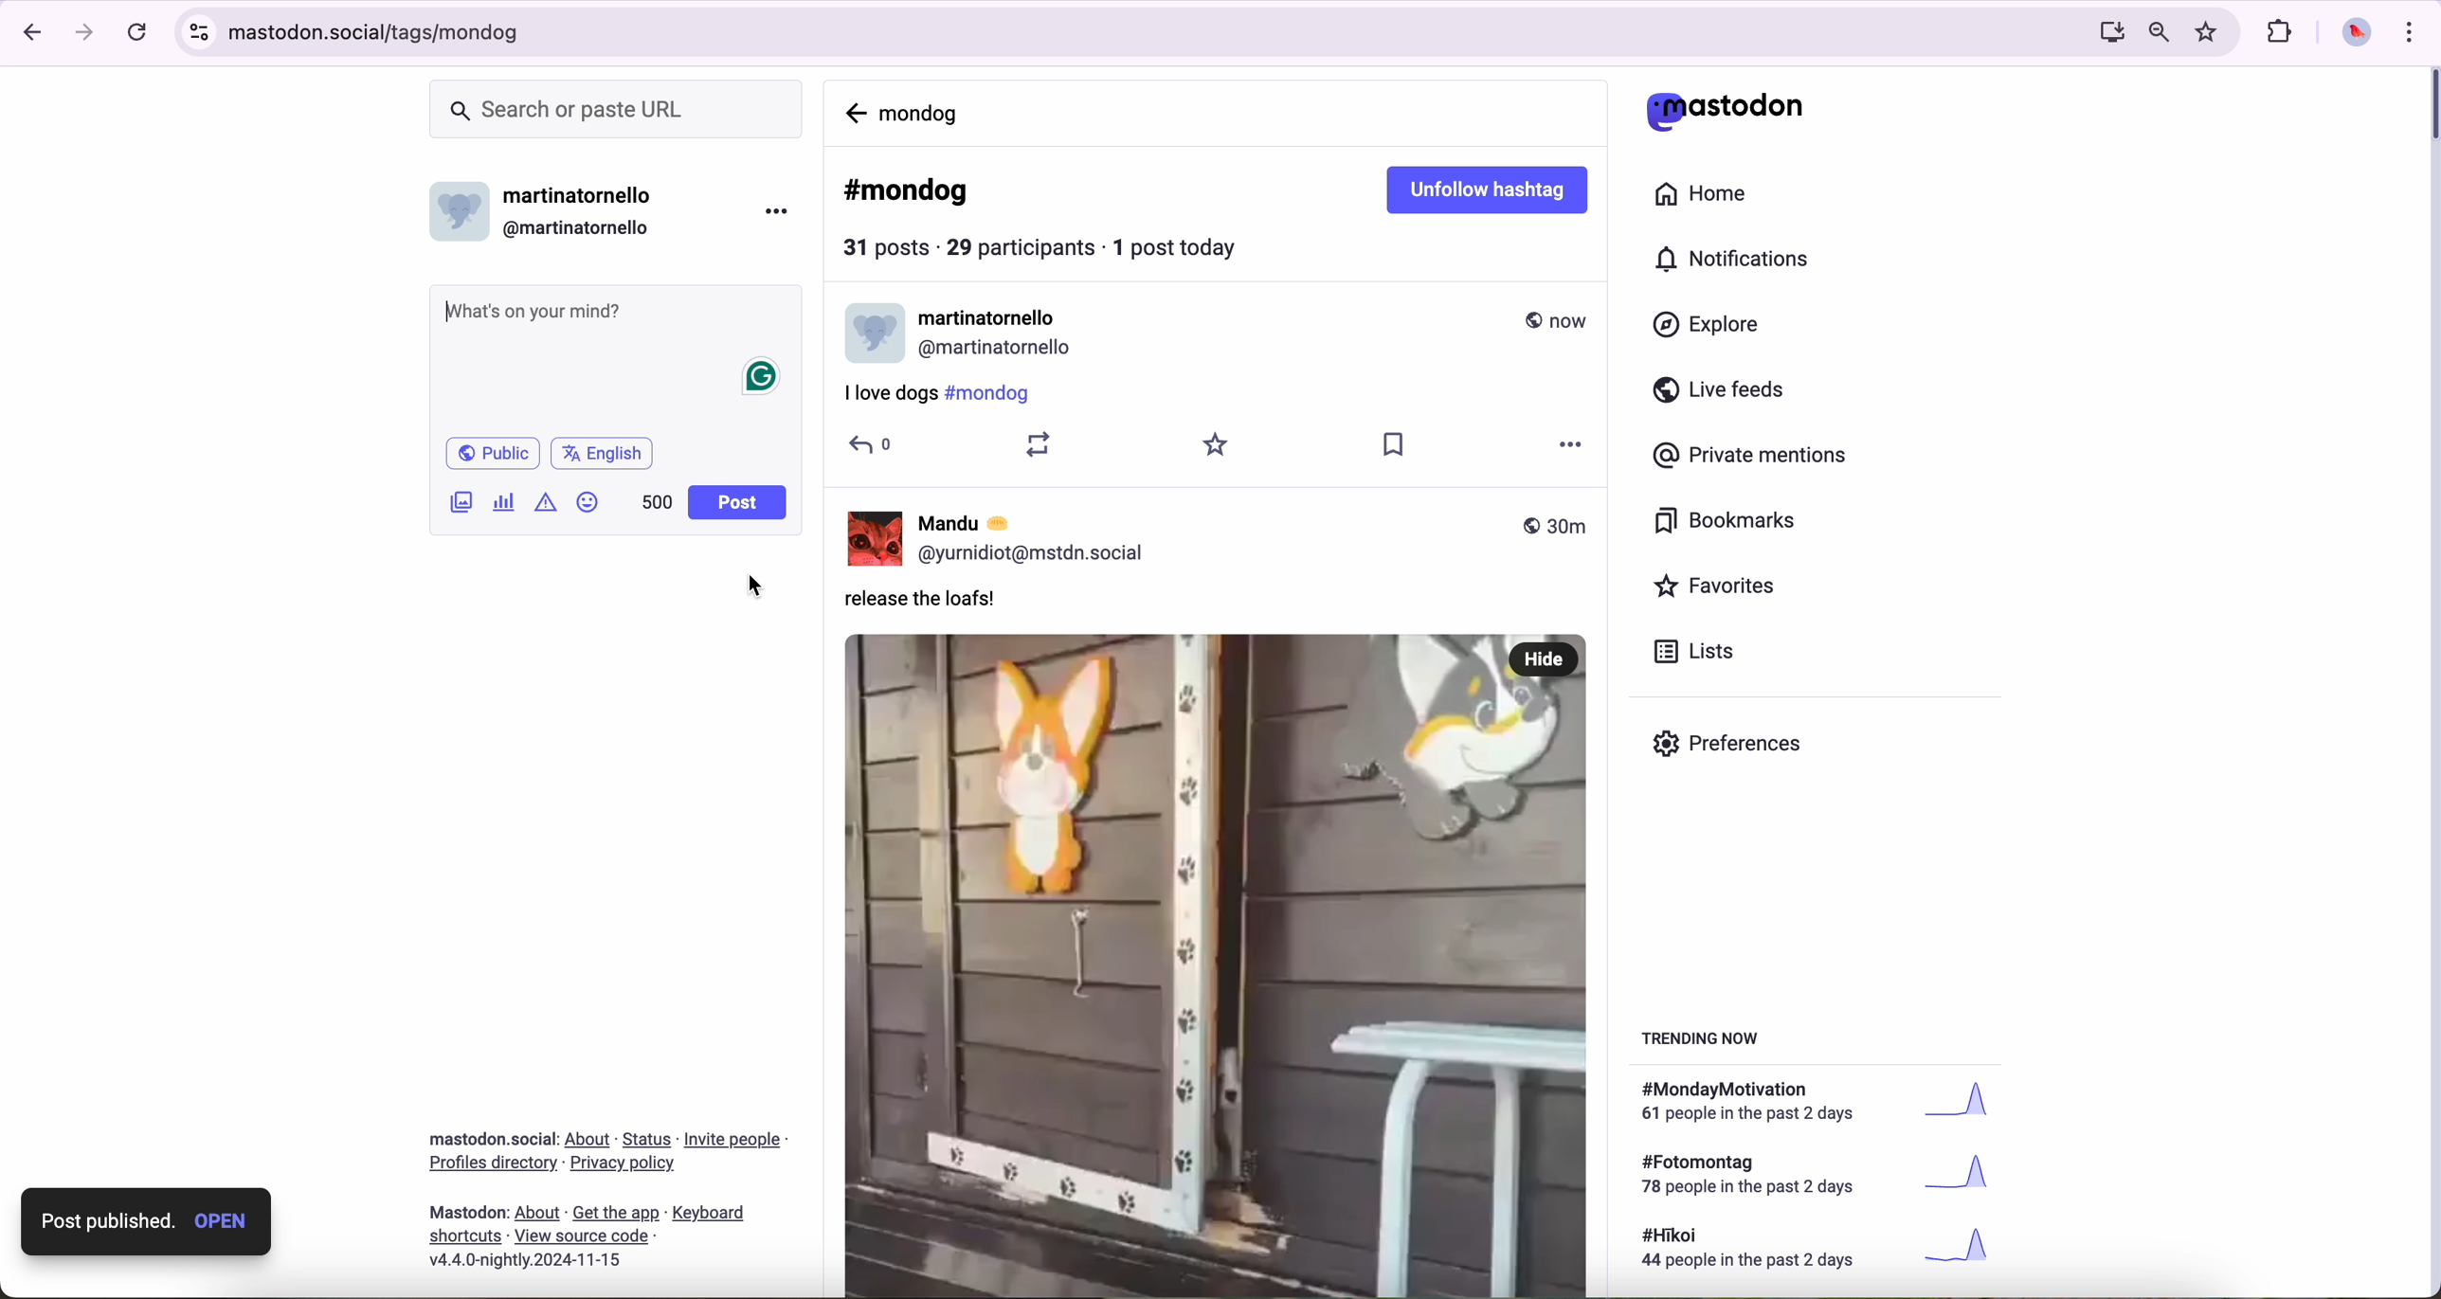 The height and width of the screenshot is (1299, 2441). Describe the element at coordinates (624, 1163) in the screenshot. I see `link` at that location.